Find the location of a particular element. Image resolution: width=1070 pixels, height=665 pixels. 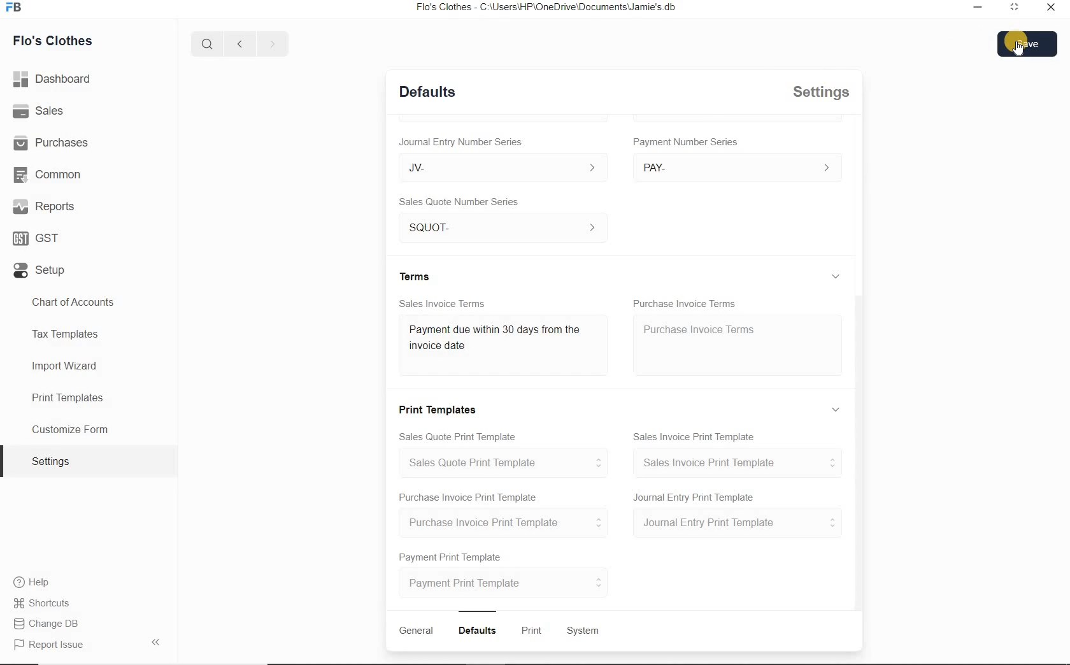

Back is located at coordinates (239, 43).